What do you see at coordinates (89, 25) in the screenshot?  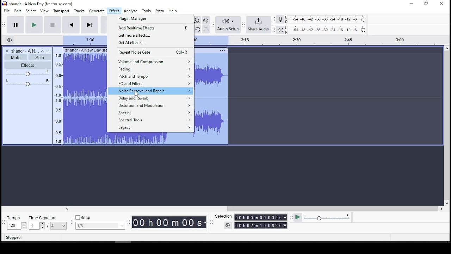 I see `skip to end` at bounding box center [89, 25].